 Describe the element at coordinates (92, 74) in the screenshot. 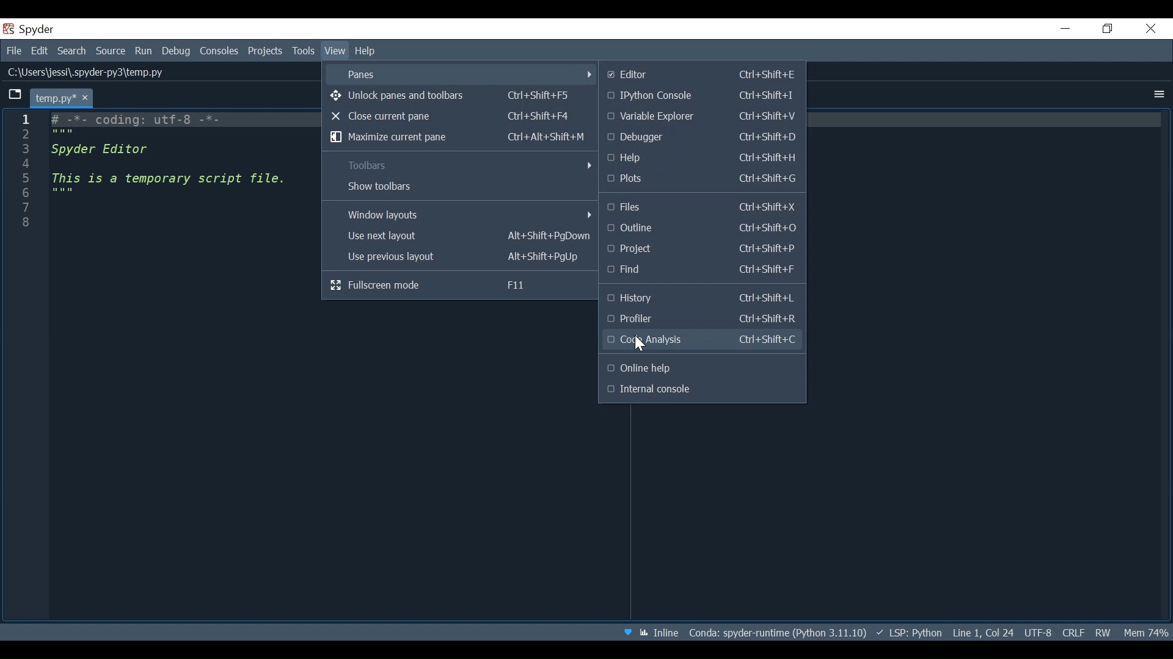

I see `C:\Users\jessi\.spyder-pys\temp.py` at that location.